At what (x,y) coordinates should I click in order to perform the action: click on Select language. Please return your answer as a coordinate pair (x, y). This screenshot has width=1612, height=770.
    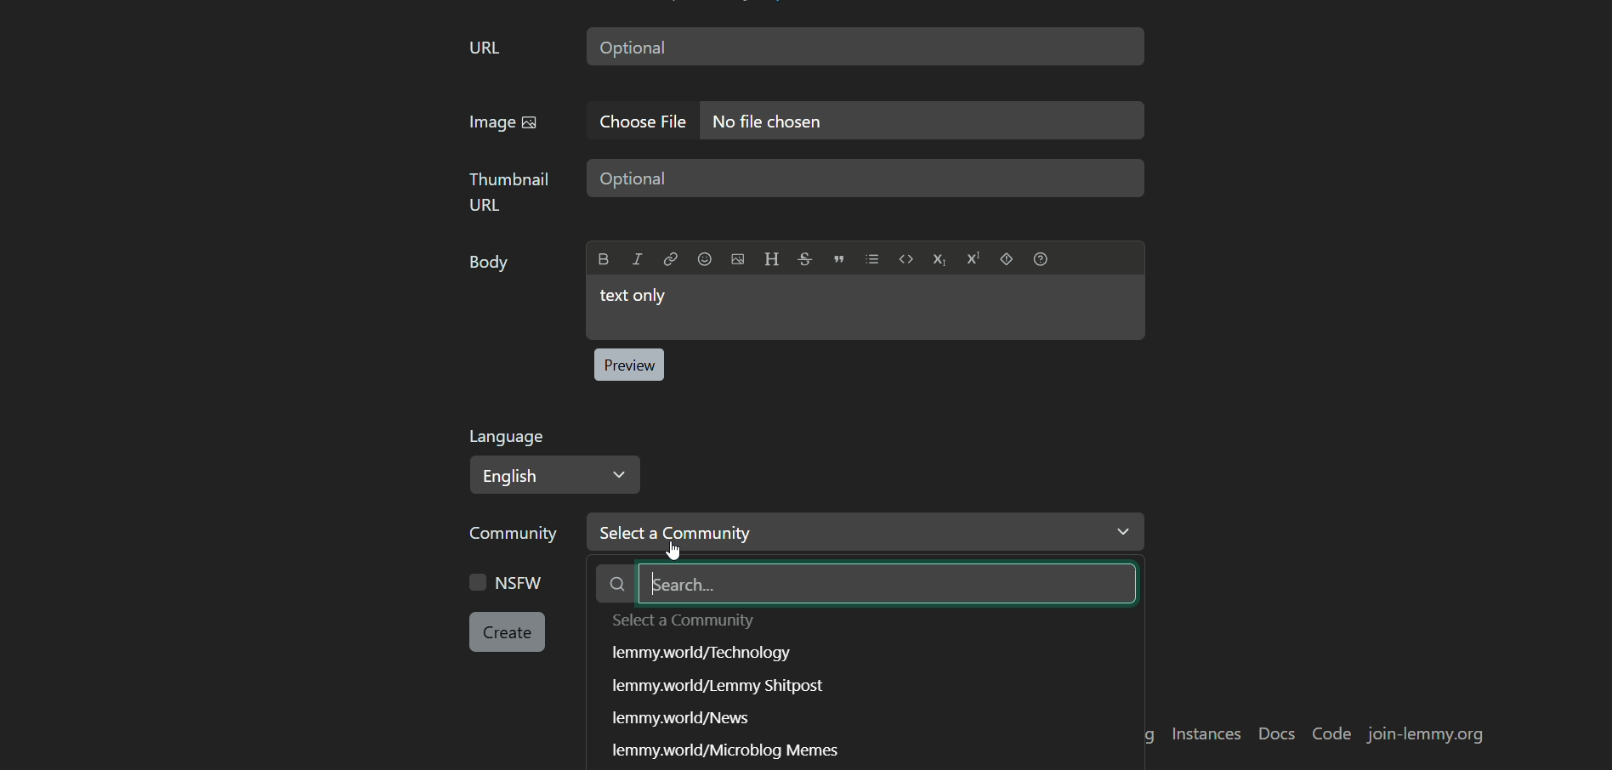
    Looking at the image, I should click on (557, 475).